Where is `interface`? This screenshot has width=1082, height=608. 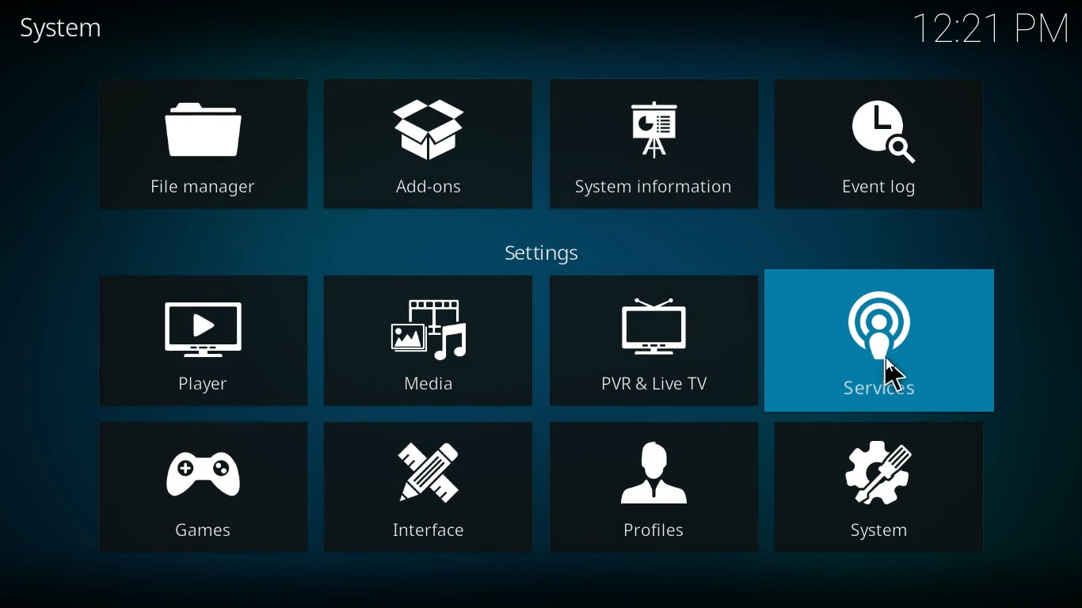 interface is located at coordinates (428, 492).